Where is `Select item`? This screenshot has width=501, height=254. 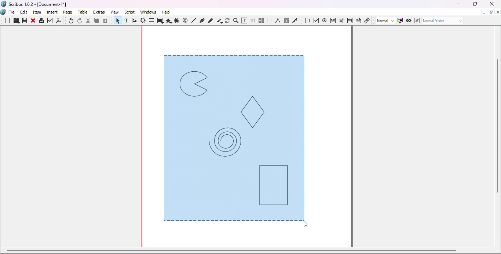 Select item is located at coordinates (117, 21).